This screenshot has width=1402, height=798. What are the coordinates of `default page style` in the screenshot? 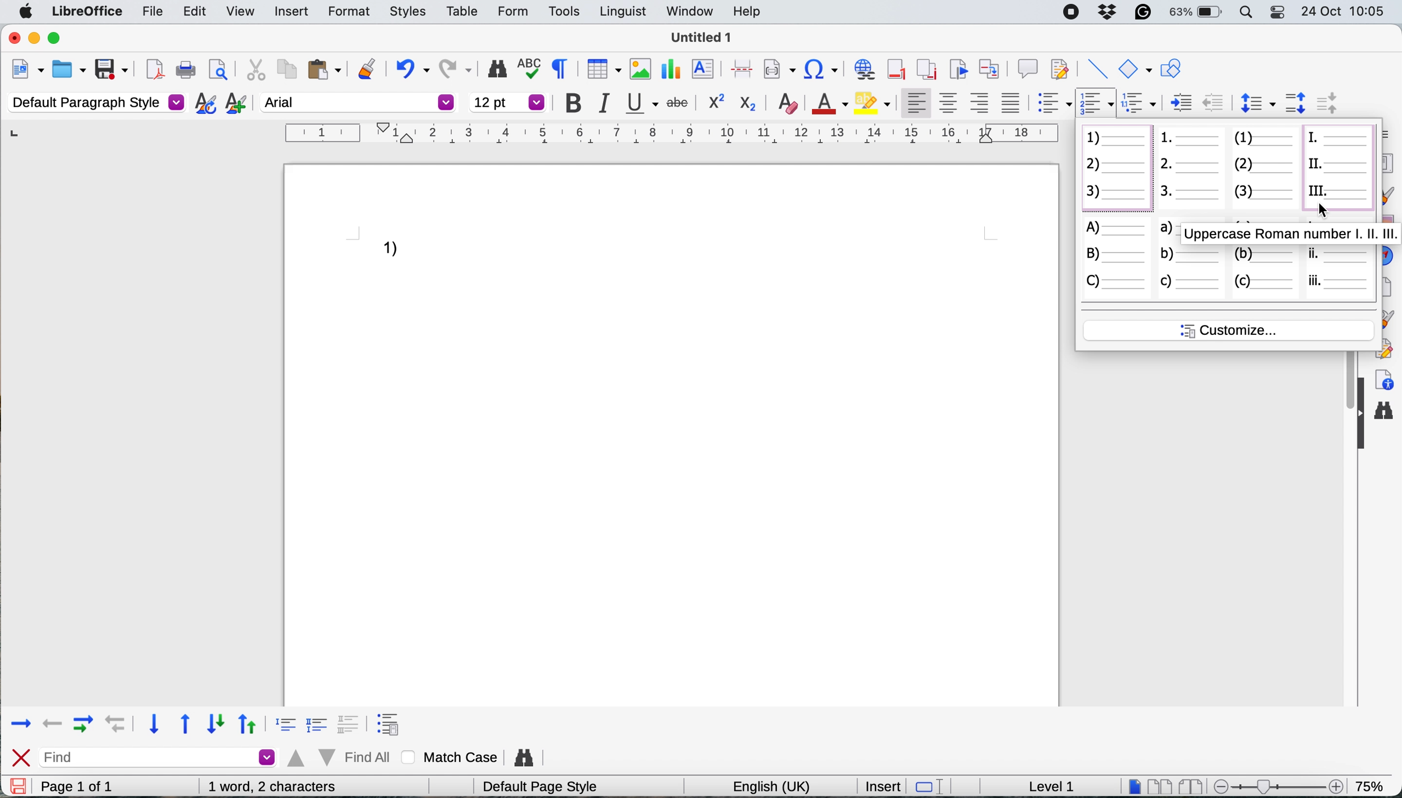 It's located at (546, 787).